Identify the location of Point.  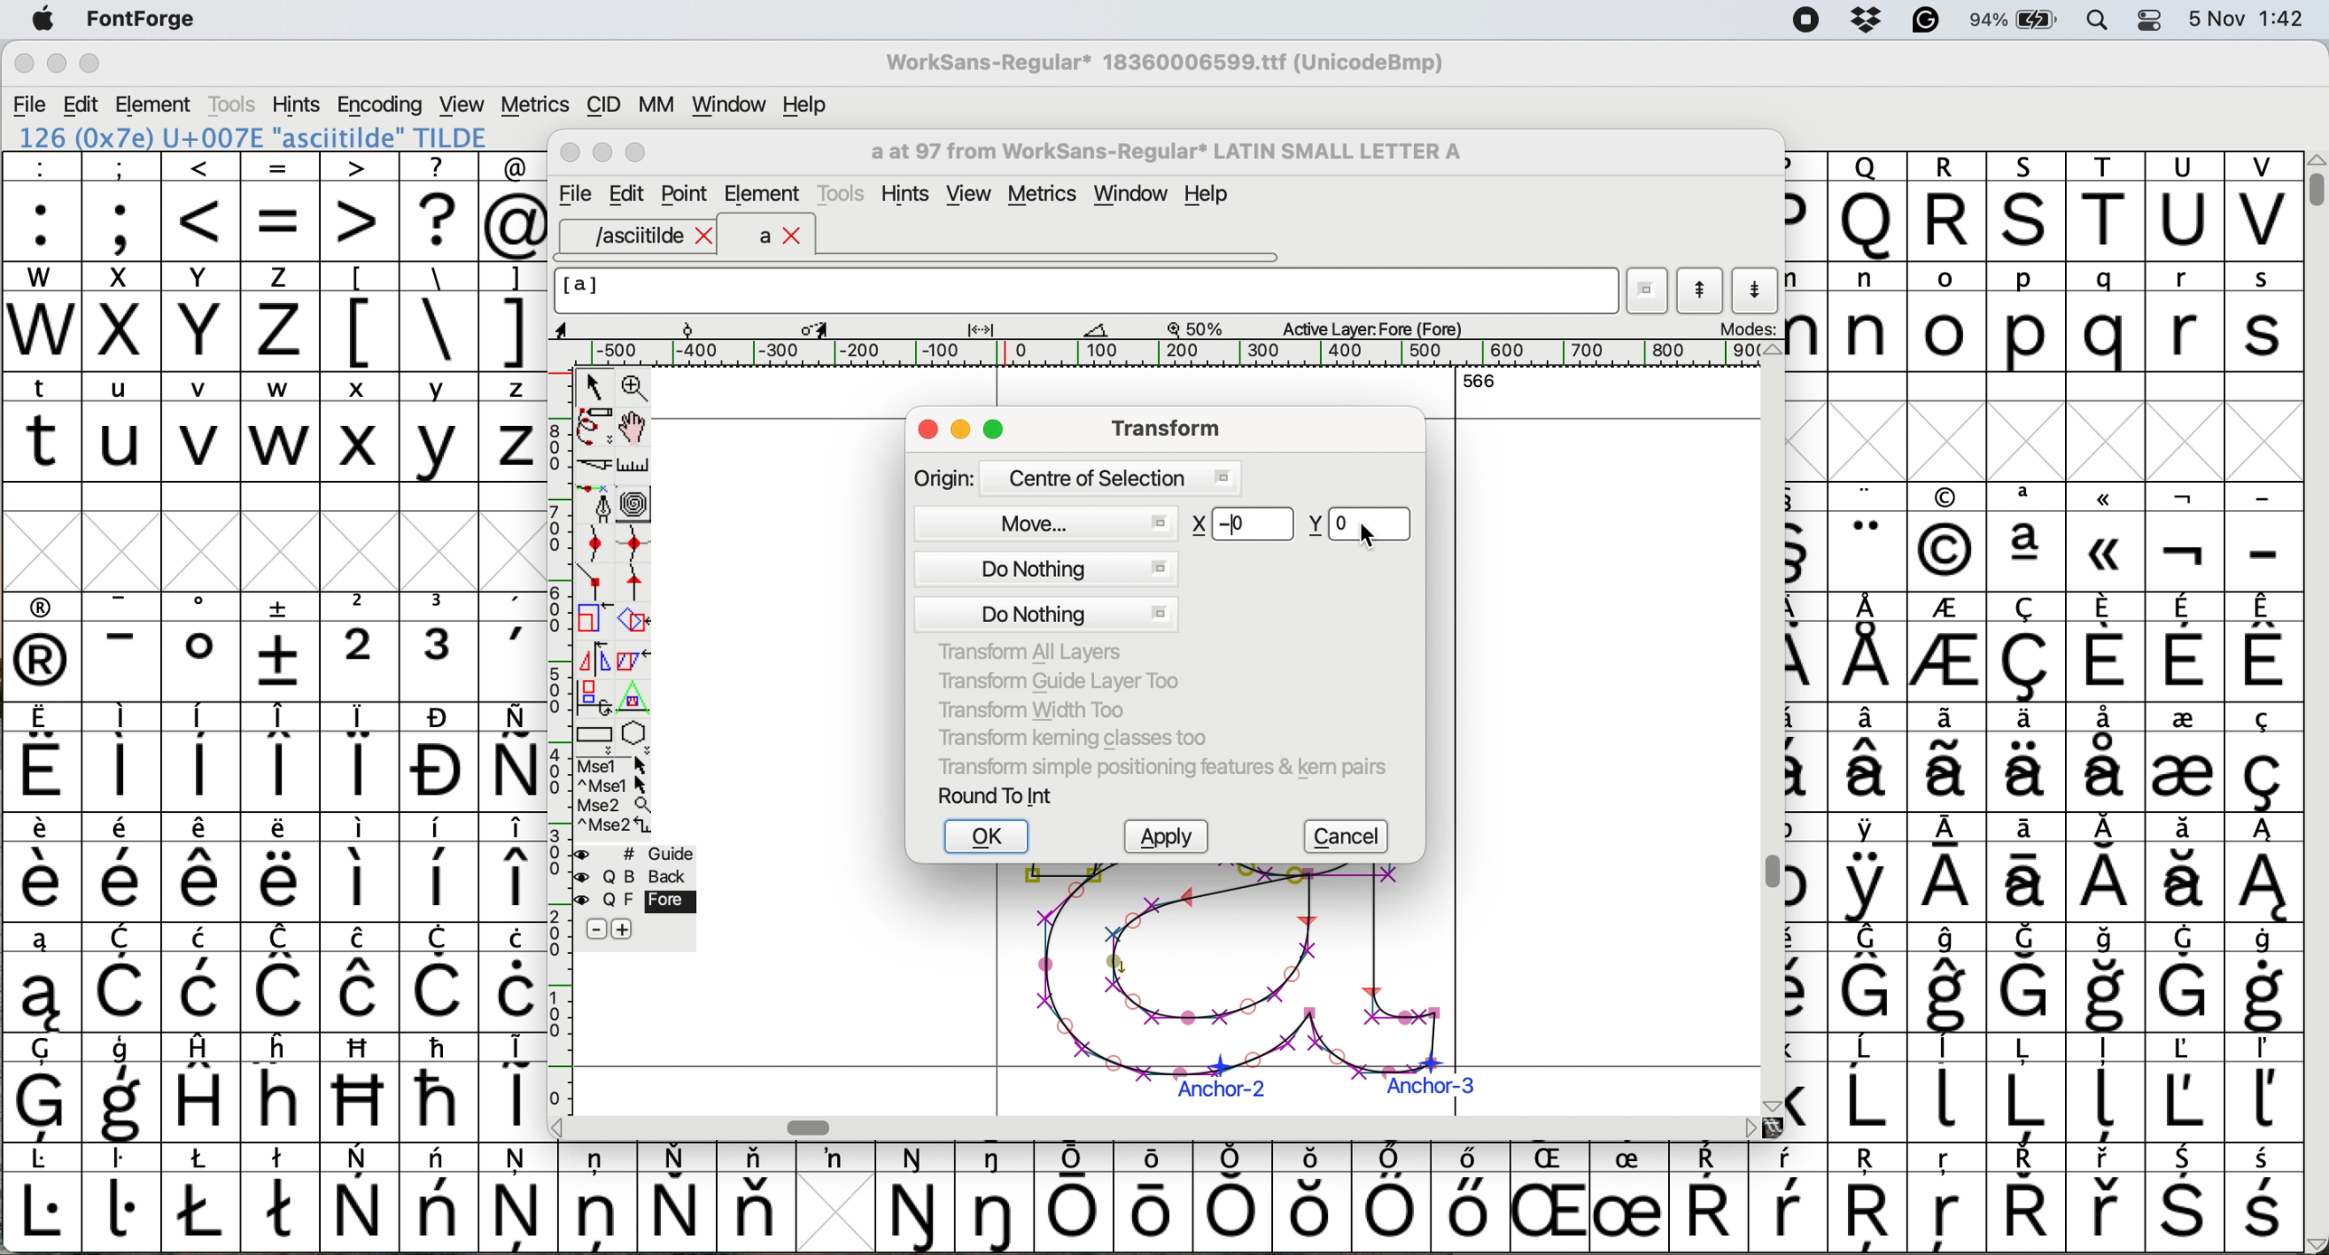
(686, 196).